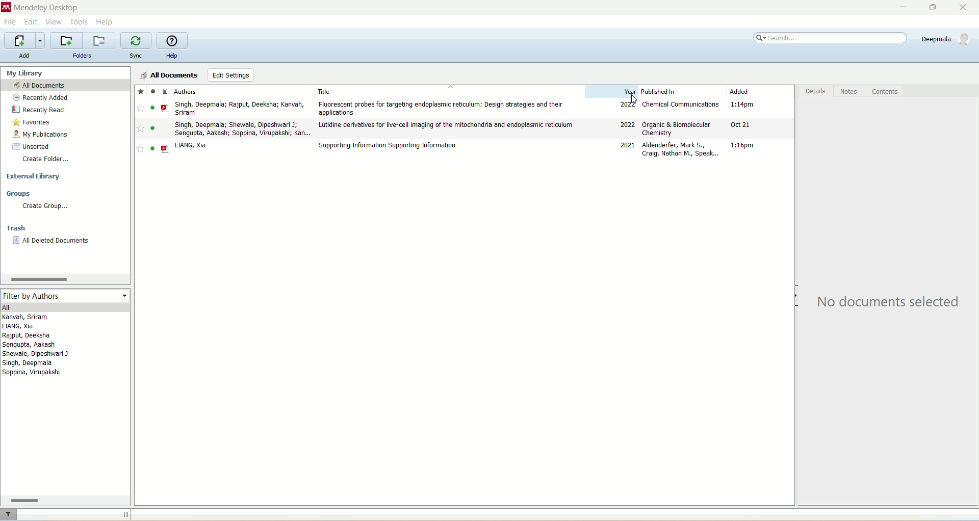 This screenshot has width=979, height=521. I want to click on folders, so click(84, 57).